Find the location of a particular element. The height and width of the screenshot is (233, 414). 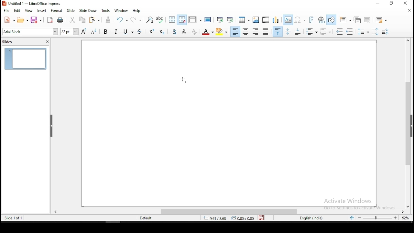

Dimensions is located at coordinates (229, 218).